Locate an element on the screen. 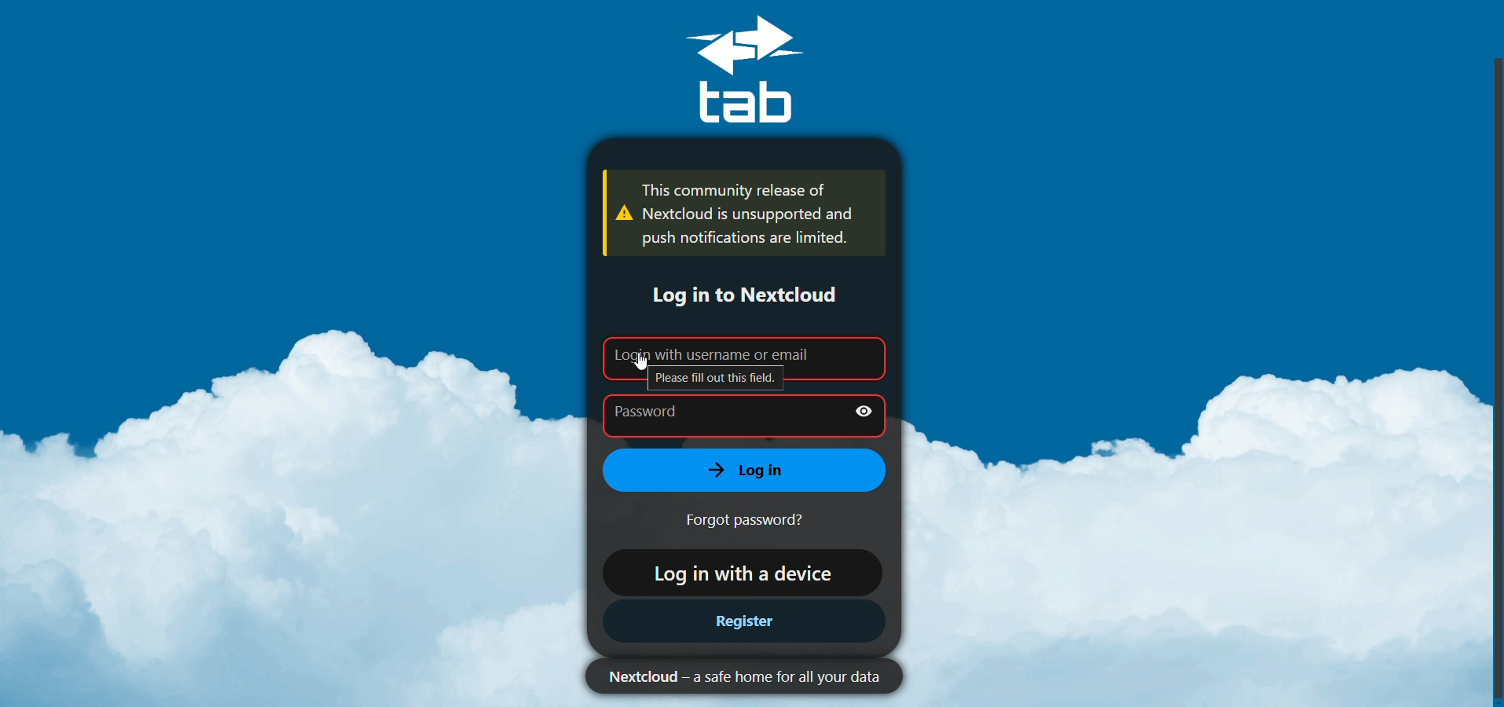 This screenshot has height=707, width=1504. Register is located at coordinates (743, 623).